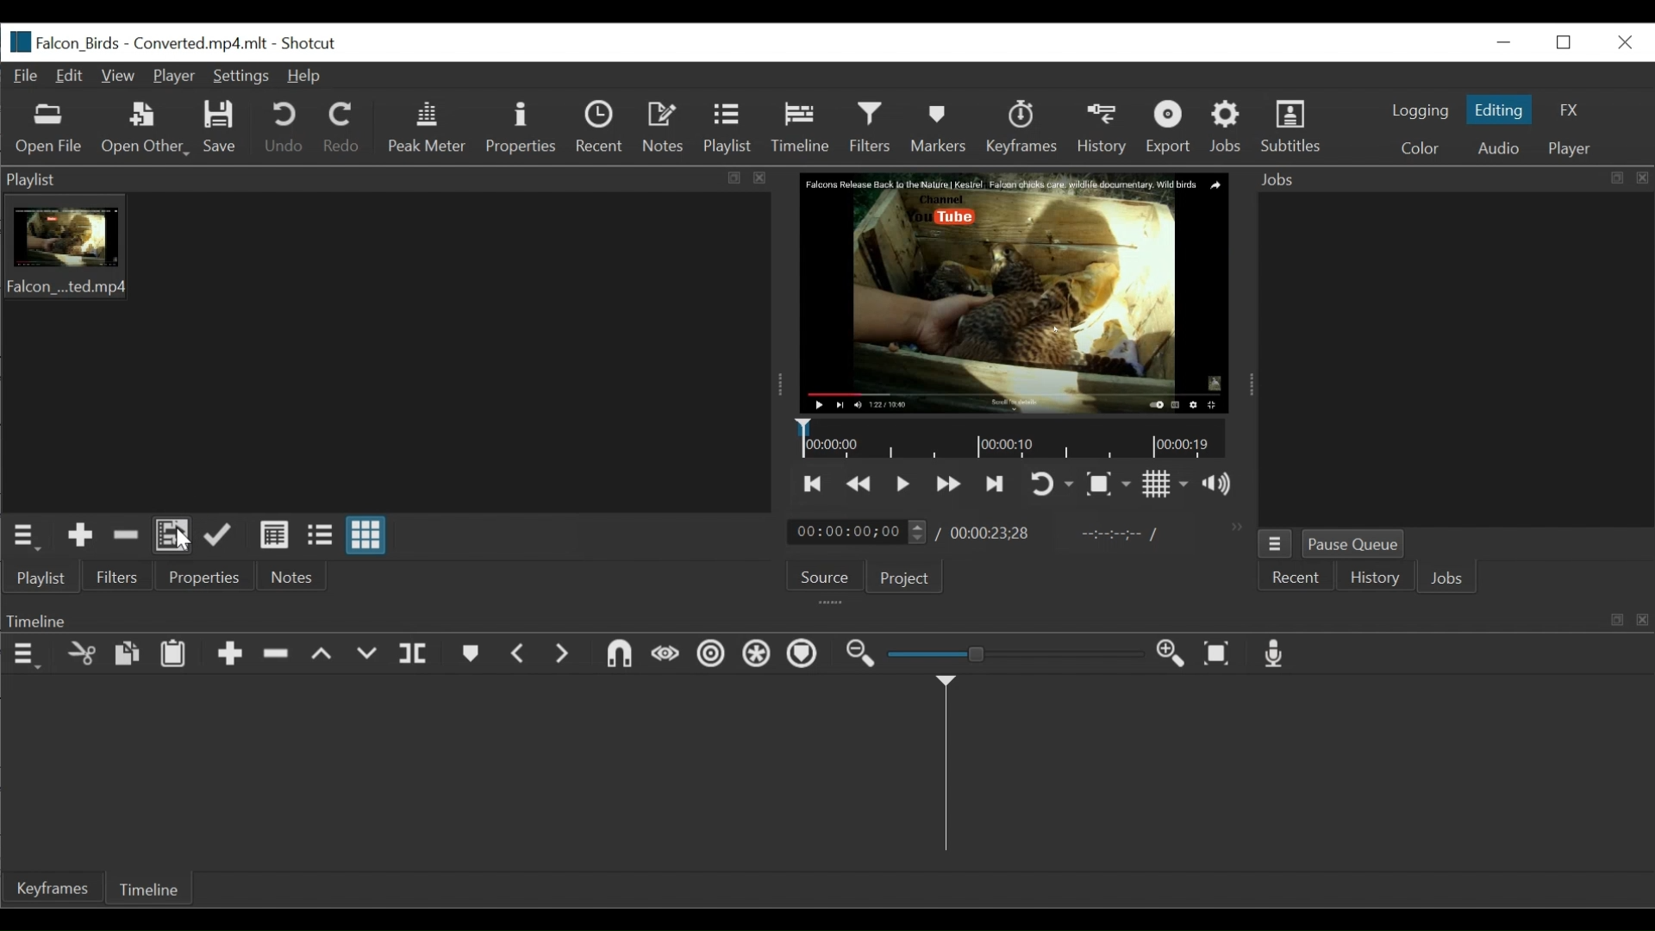 Image resolution: width=1655 pixels, height=931 pixels. Describe the element at coordinates (1574, 150) in the screenshot. I see `player` at that location.